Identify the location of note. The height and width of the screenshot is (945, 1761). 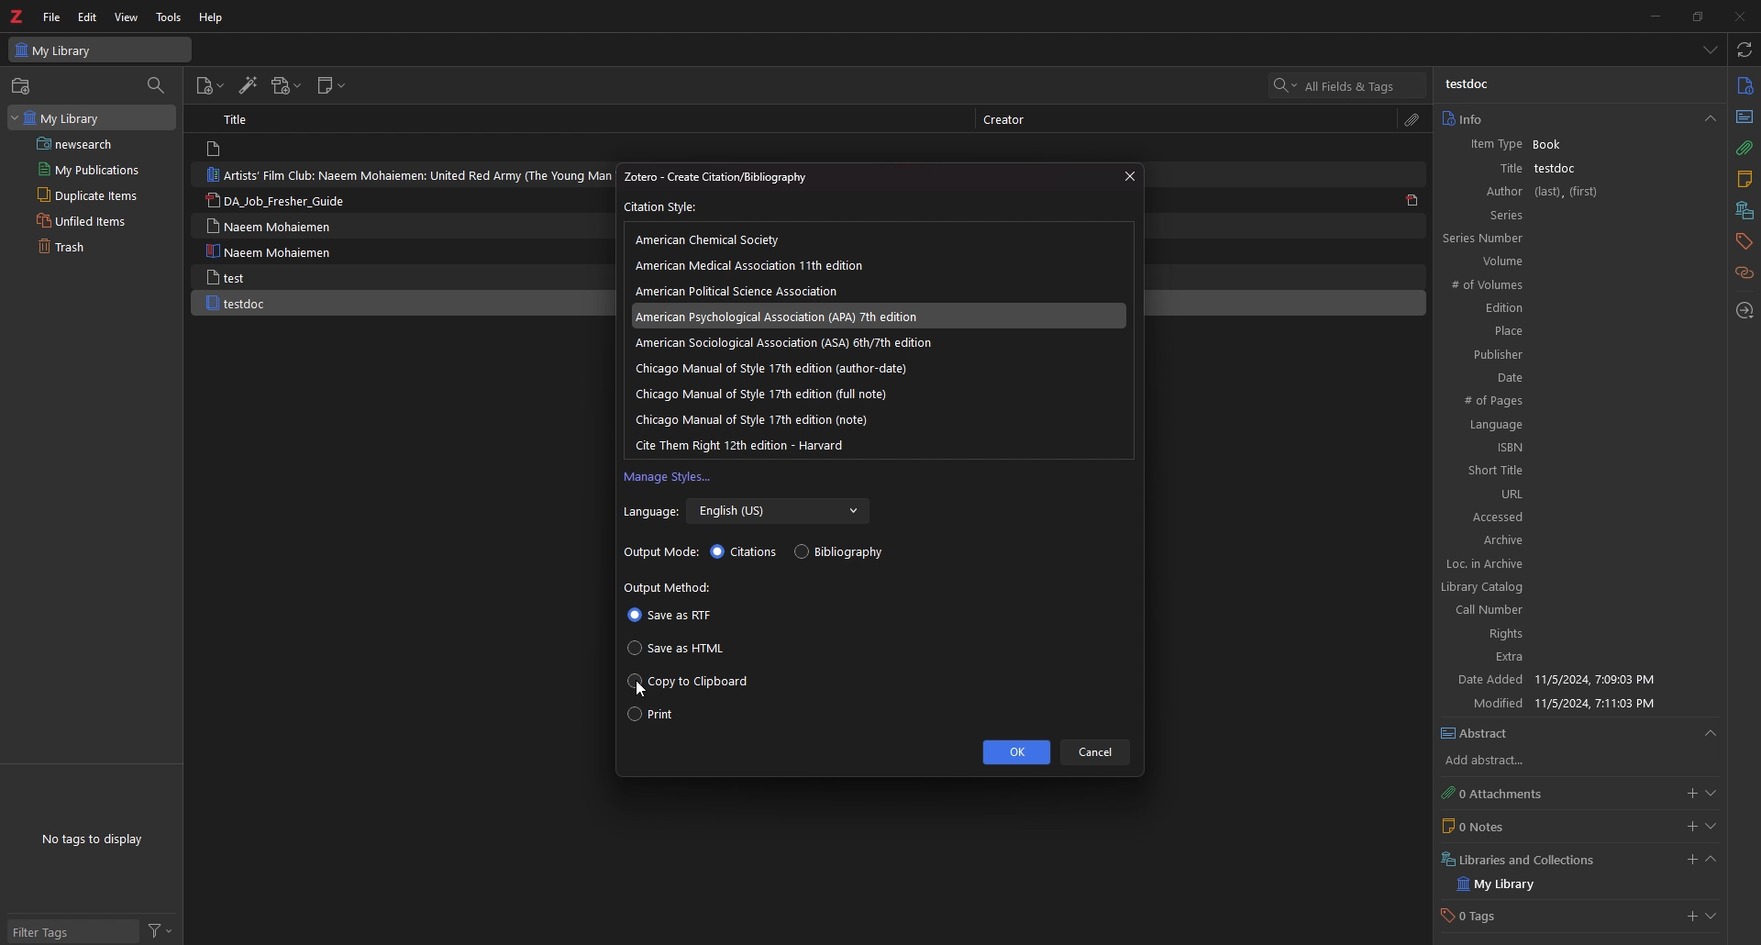
(1744, 182).